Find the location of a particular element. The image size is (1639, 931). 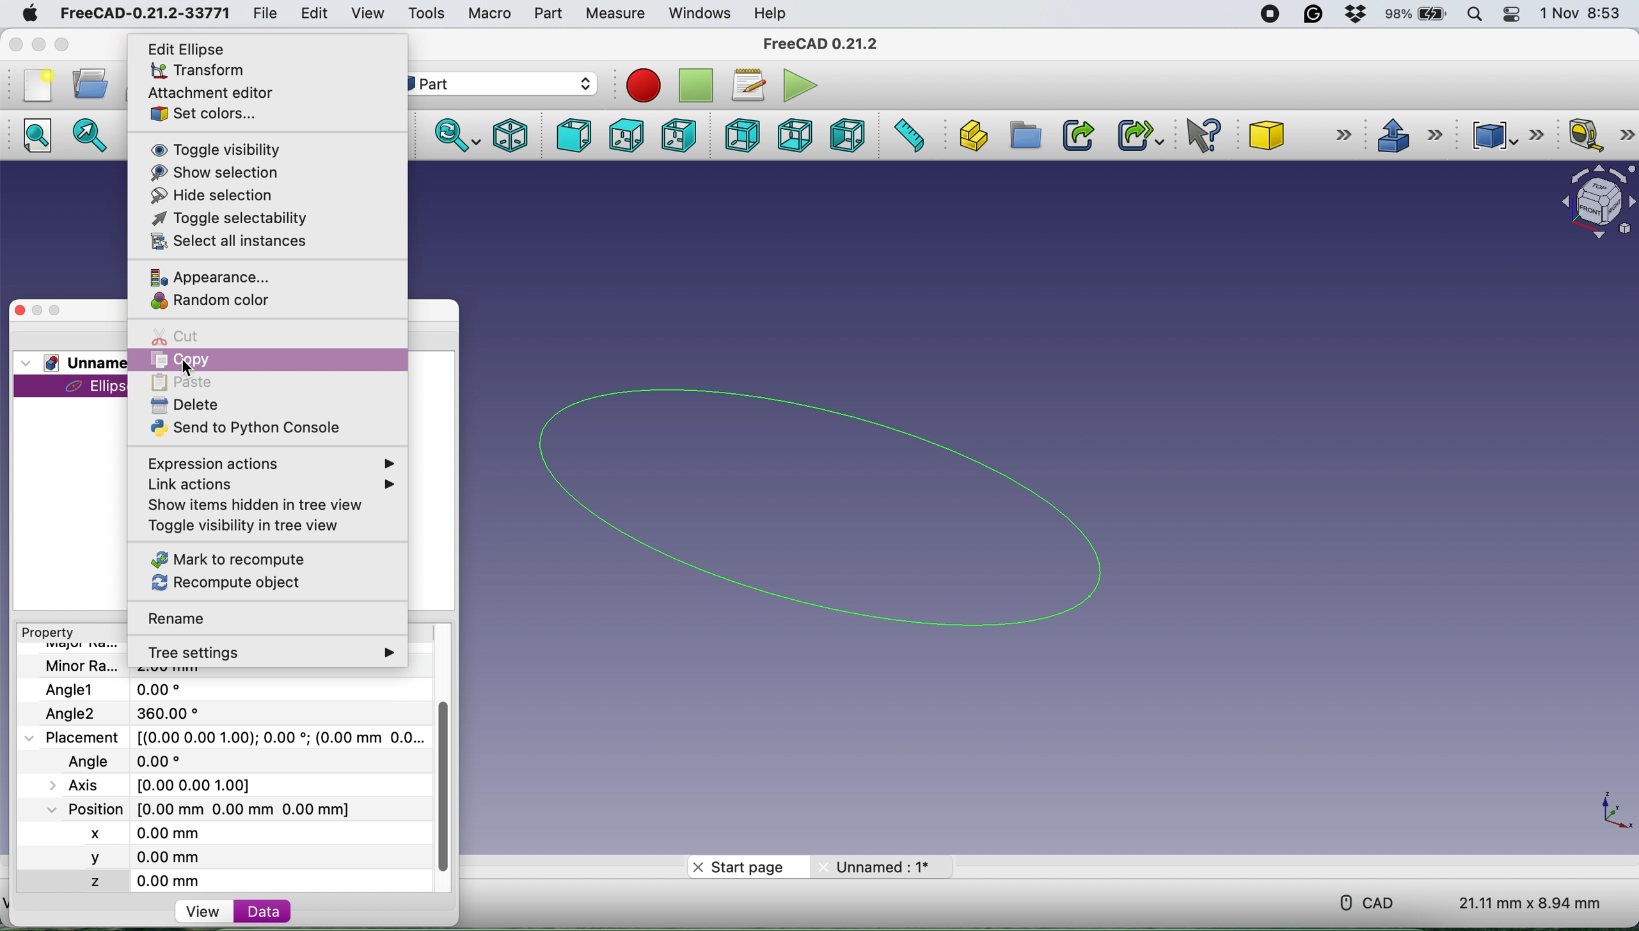

Angle is located at coordinates (132, 712).